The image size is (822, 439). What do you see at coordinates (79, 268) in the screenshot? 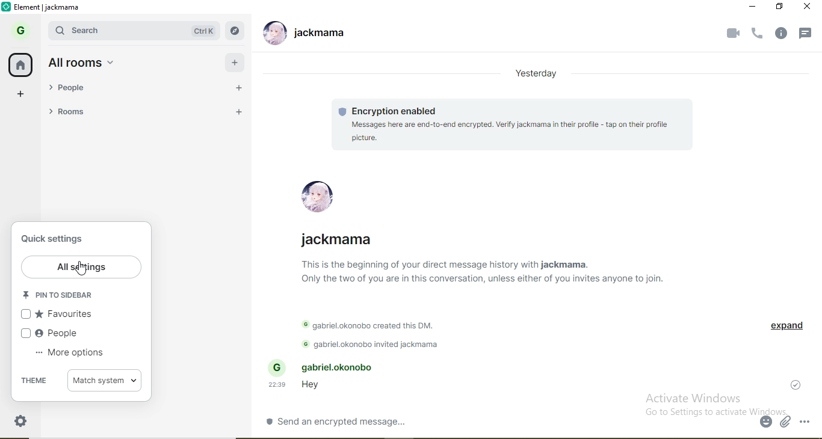
I see `cursor` at bounding box center [79, 268].